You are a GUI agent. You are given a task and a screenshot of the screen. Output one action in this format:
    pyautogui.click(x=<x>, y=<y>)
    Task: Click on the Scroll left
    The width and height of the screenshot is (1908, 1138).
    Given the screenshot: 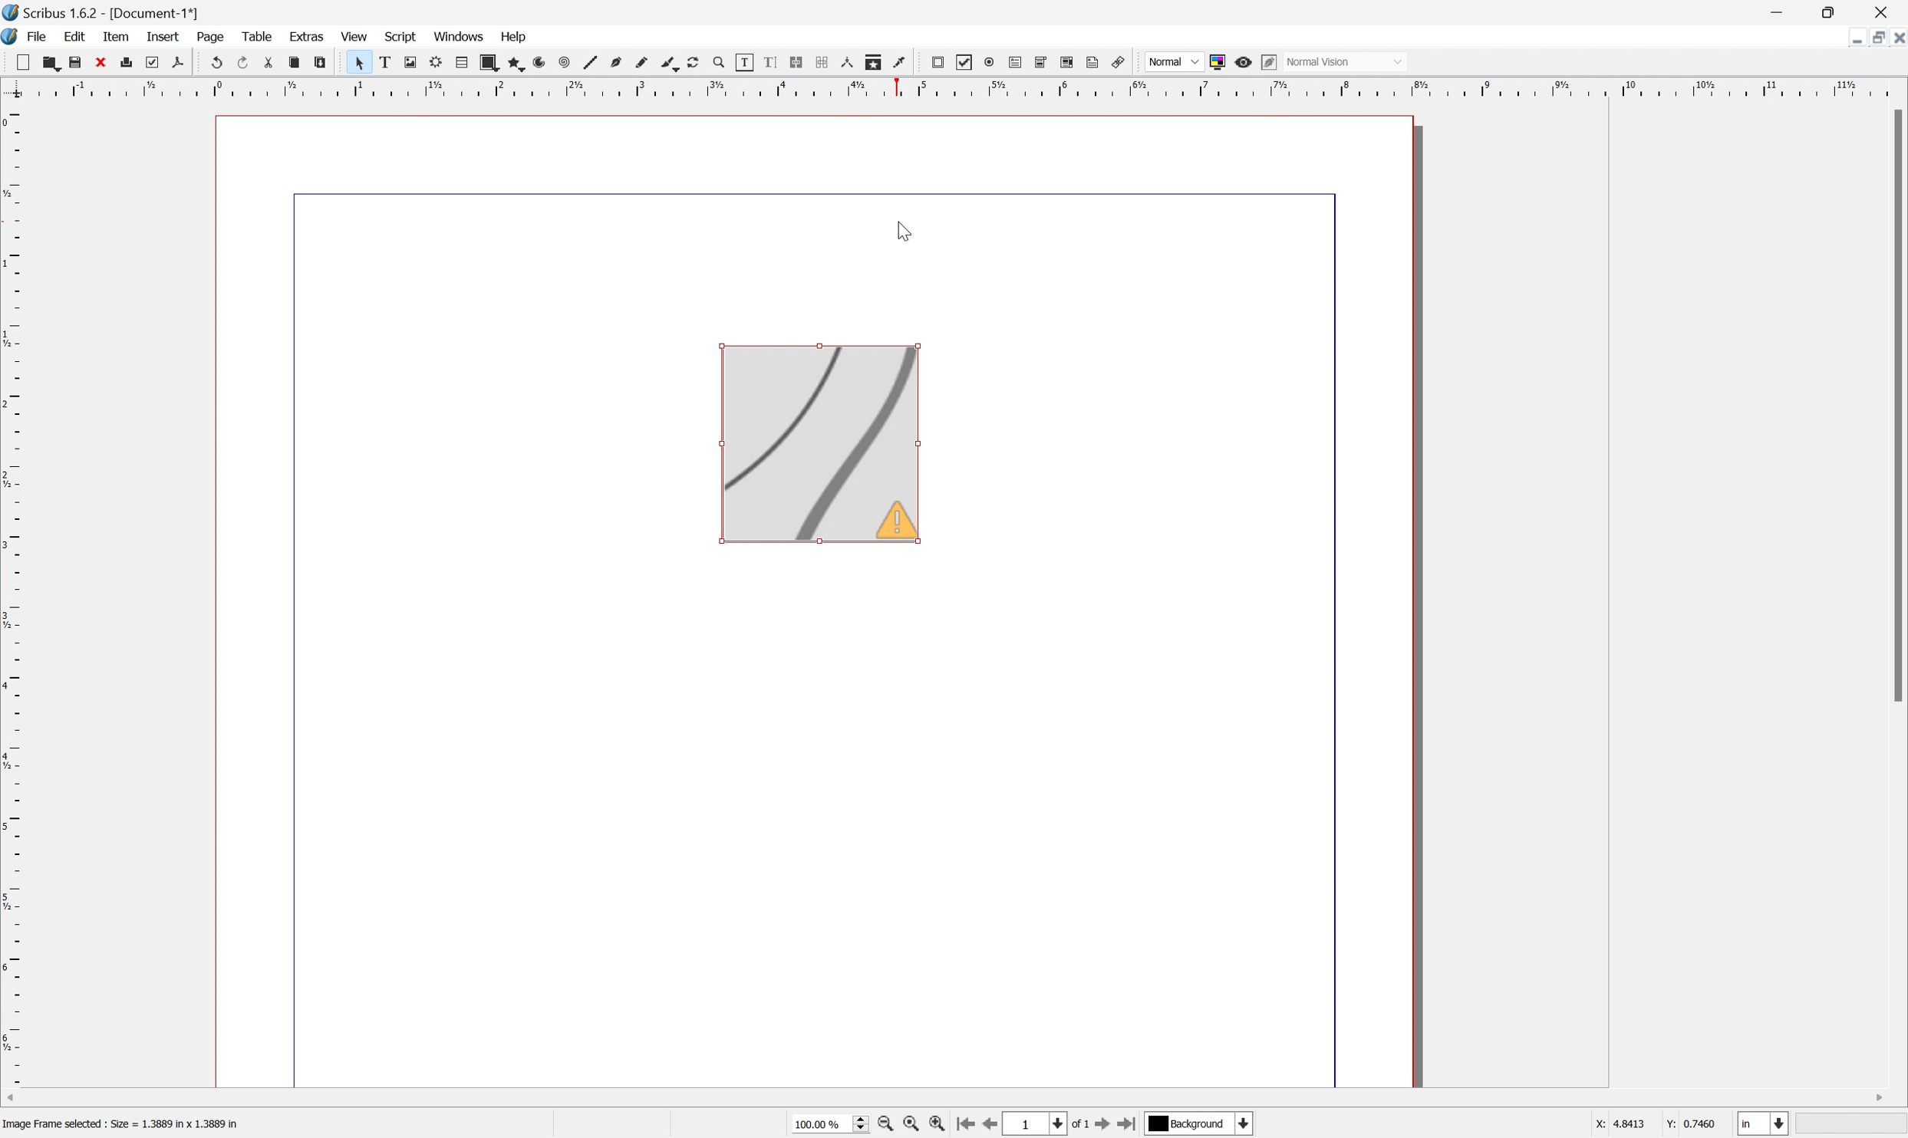 What is the action you would take?
    pyautogui.click(x=13, y=1096)
    